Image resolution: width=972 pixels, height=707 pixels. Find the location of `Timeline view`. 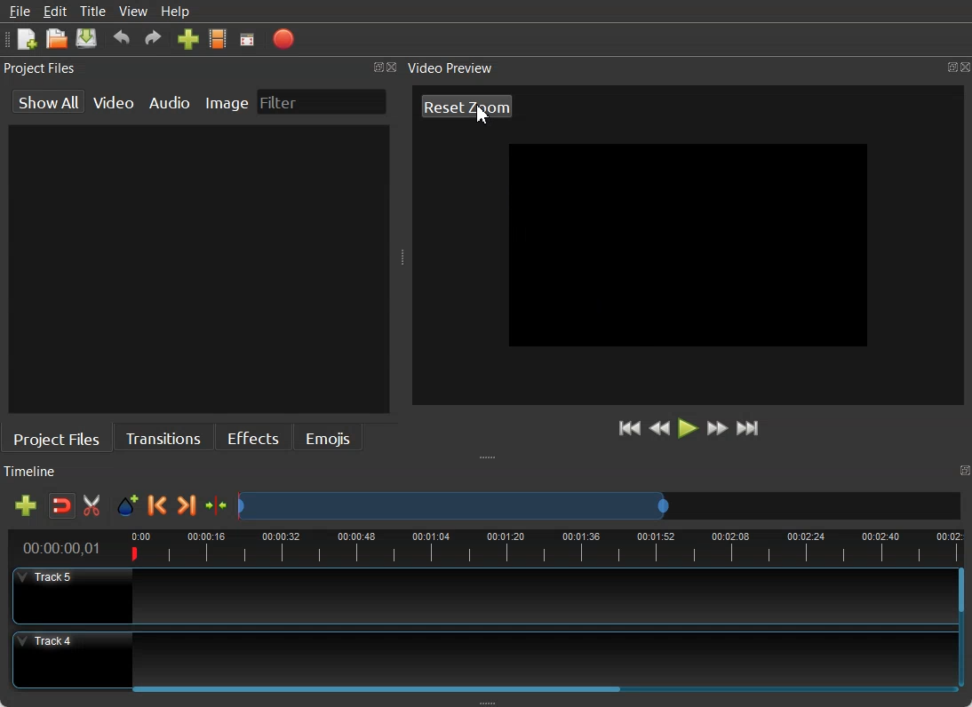

Timeline view is located at coordinates (487, 546).